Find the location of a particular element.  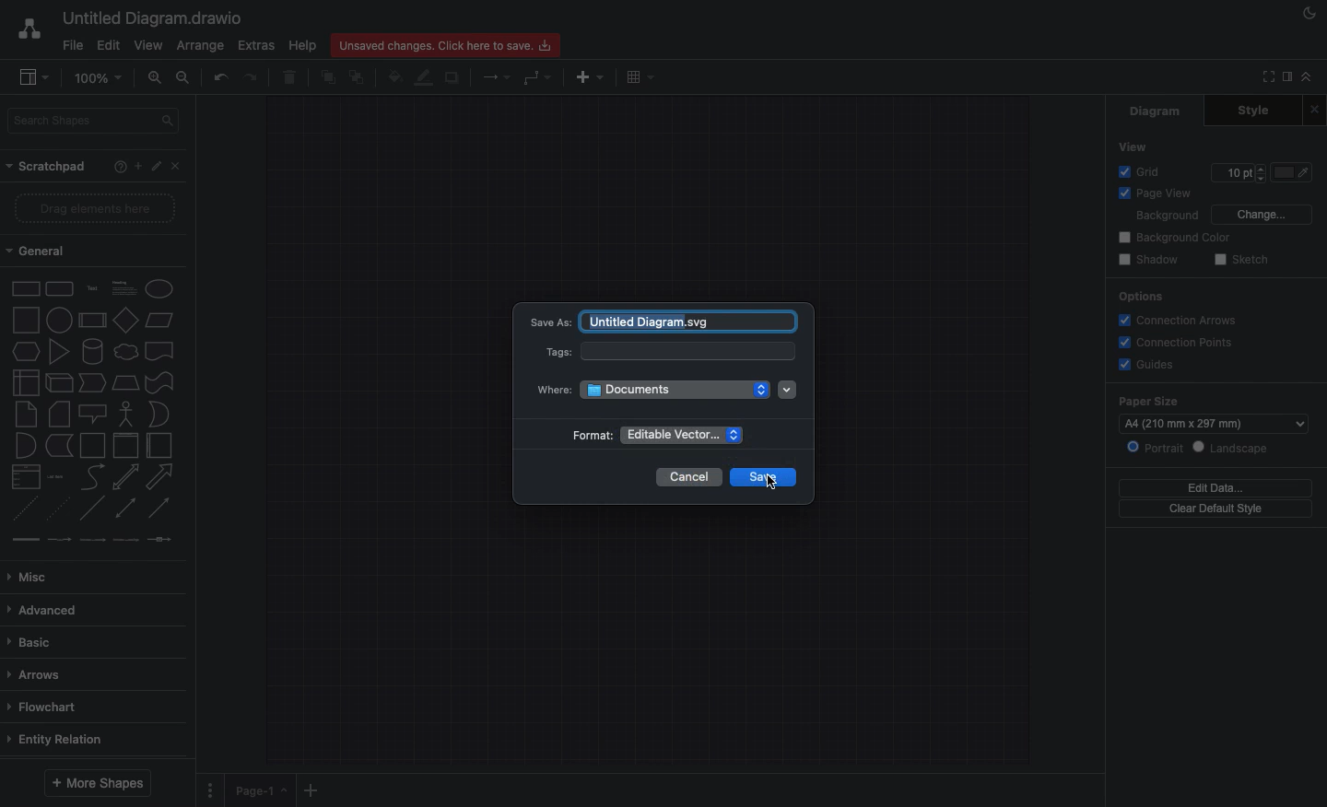

Edit is located at coordinates (156, 166).